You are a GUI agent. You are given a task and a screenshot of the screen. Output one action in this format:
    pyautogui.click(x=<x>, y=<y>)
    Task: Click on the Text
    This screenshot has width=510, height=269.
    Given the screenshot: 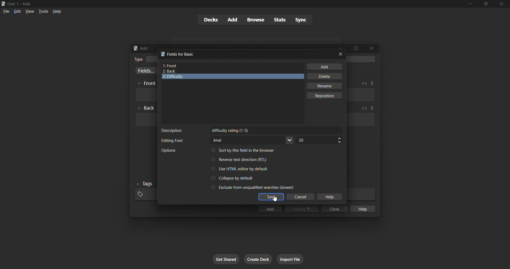 What is the action you would take?
    pyautogui.click(x=138, y=59)
    